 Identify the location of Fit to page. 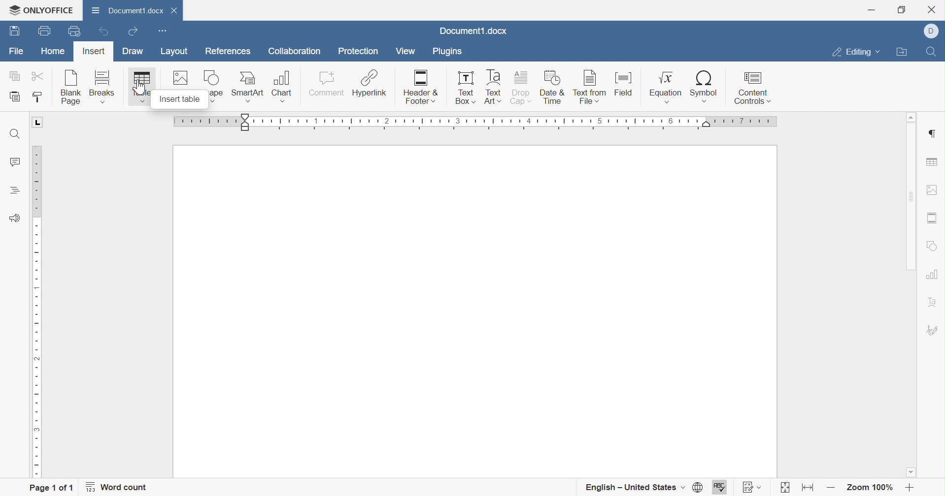
(785, 487).